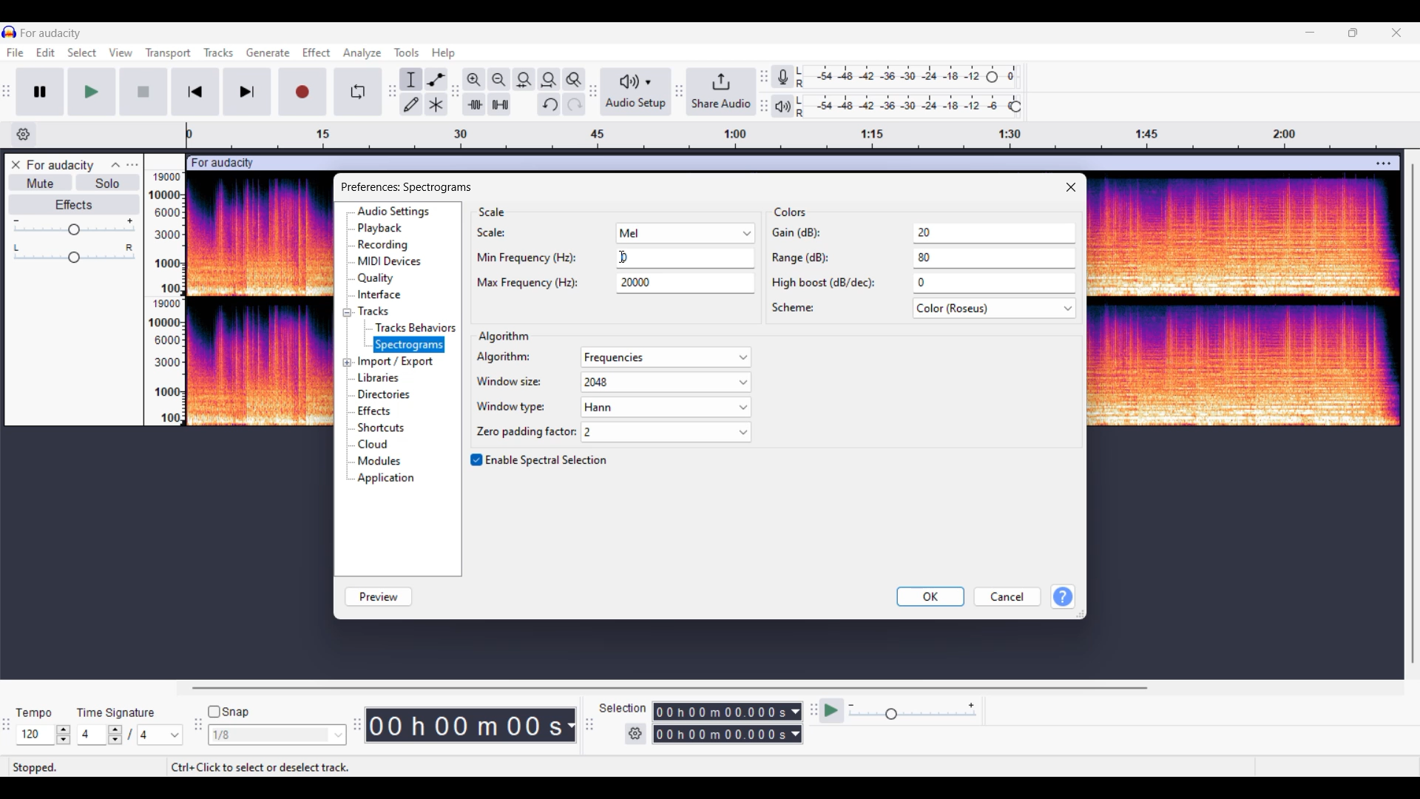 This screenshot has width=1420, height=799. What do you see at coordinates (674, 688) in the screenshot?
I see `Horizontal slide bar` at bounding box center [674, 688].